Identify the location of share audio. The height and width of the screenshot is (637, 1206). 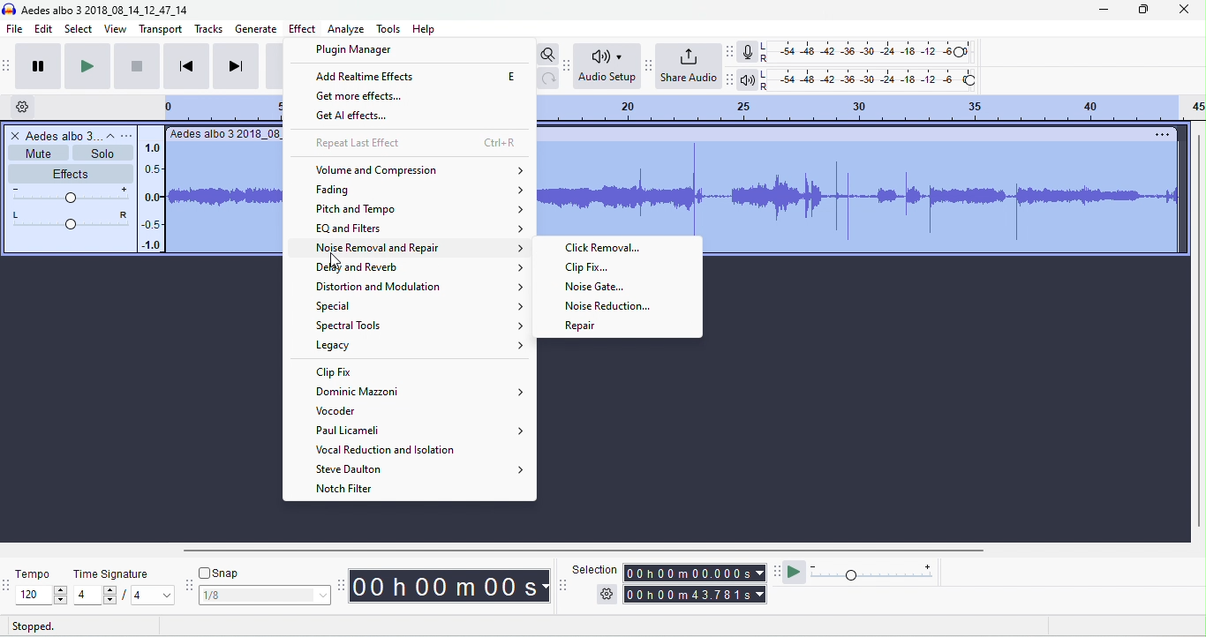
(689, 66).